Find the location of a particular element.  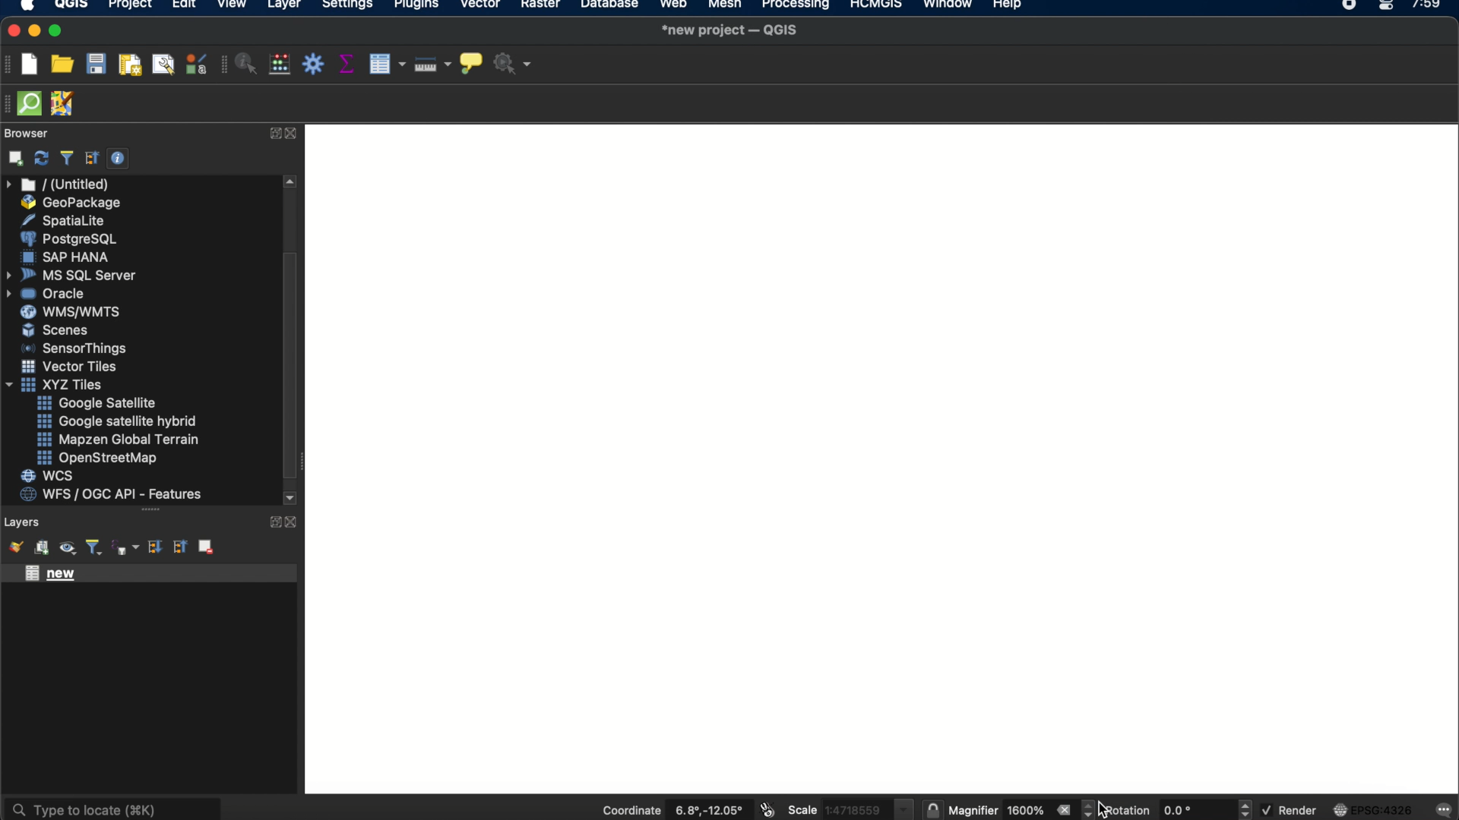

add group is located at coordinates (41, 548).